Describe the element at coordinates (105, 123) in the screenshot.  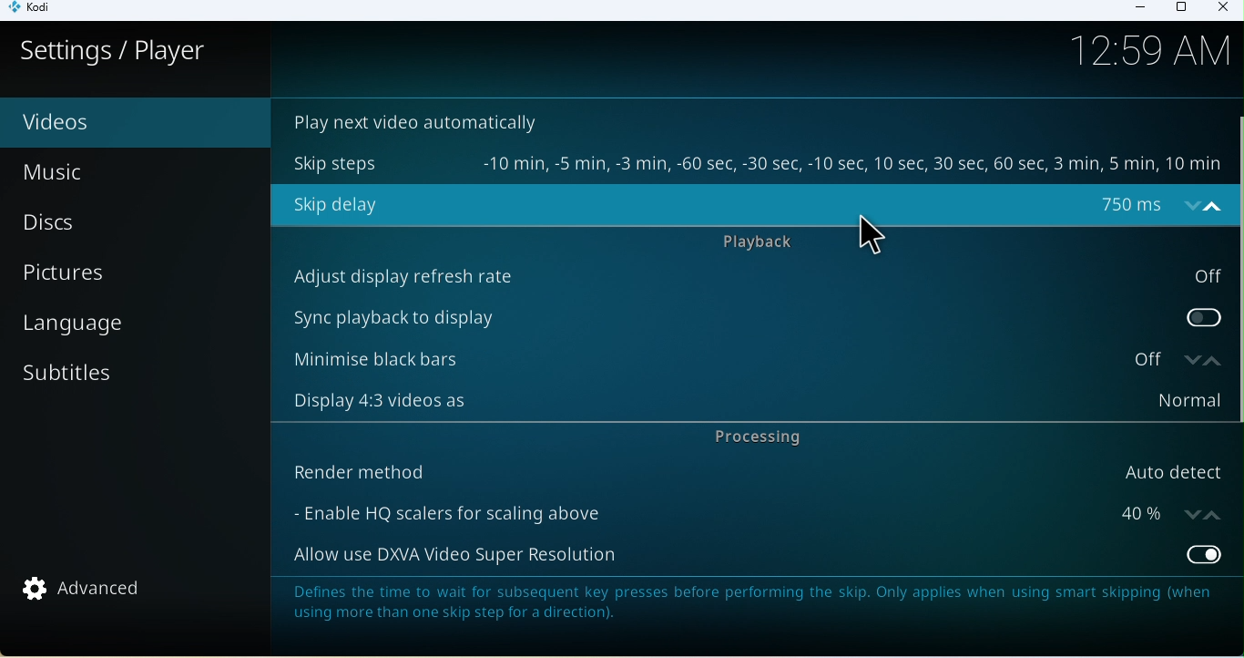
I see `Video` at that location.